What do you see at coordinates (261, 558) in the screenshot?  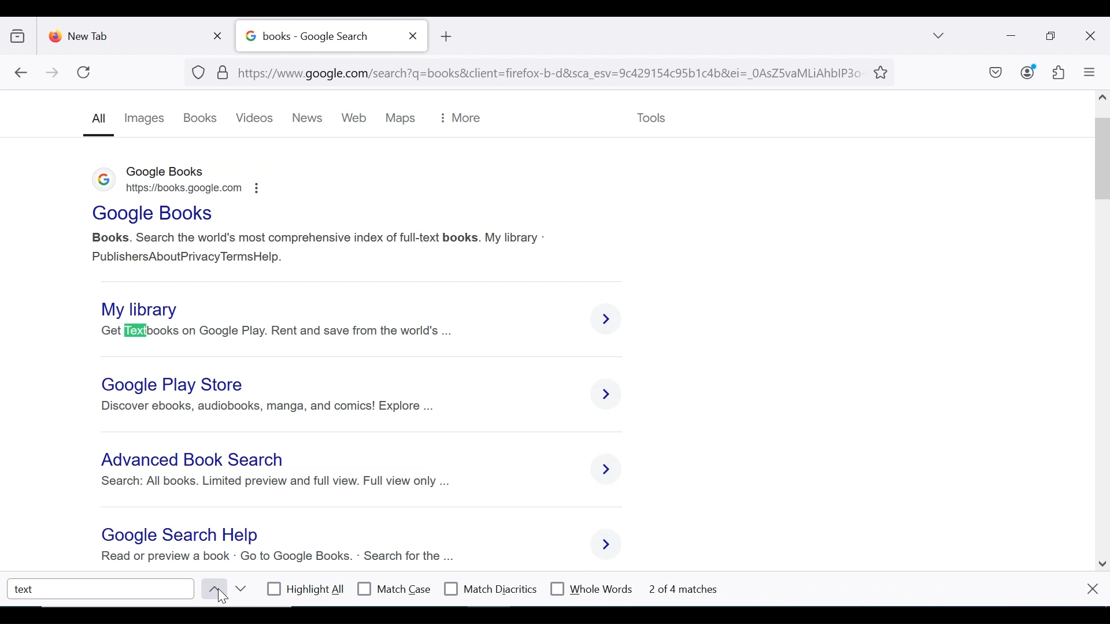 I see `read or preview a book. go to google books. search for` at bounding box center [261, 558].